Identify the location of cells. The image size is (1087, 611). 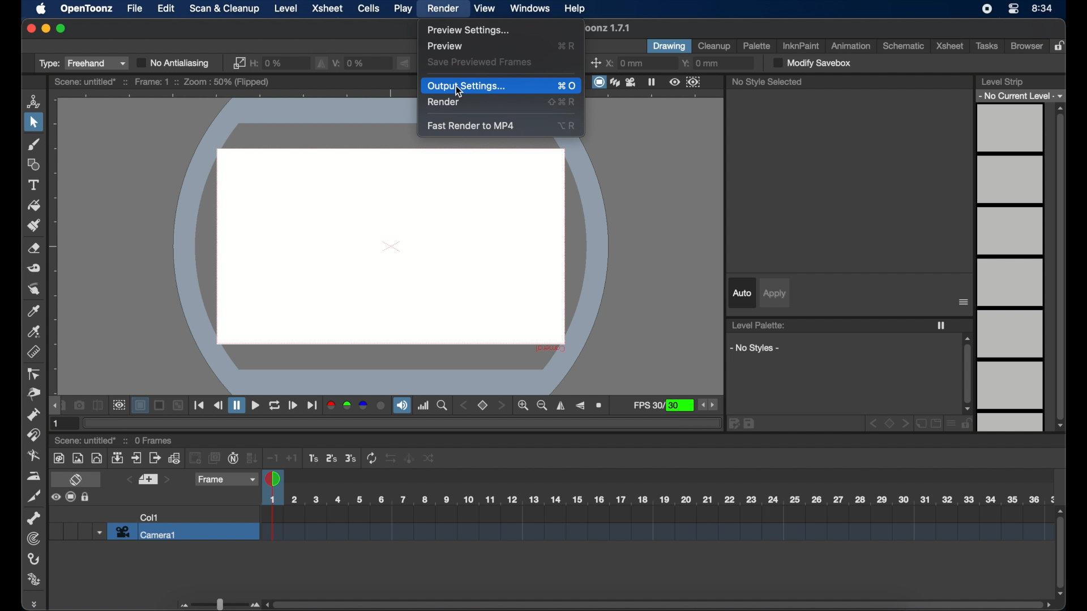
(368, 8).